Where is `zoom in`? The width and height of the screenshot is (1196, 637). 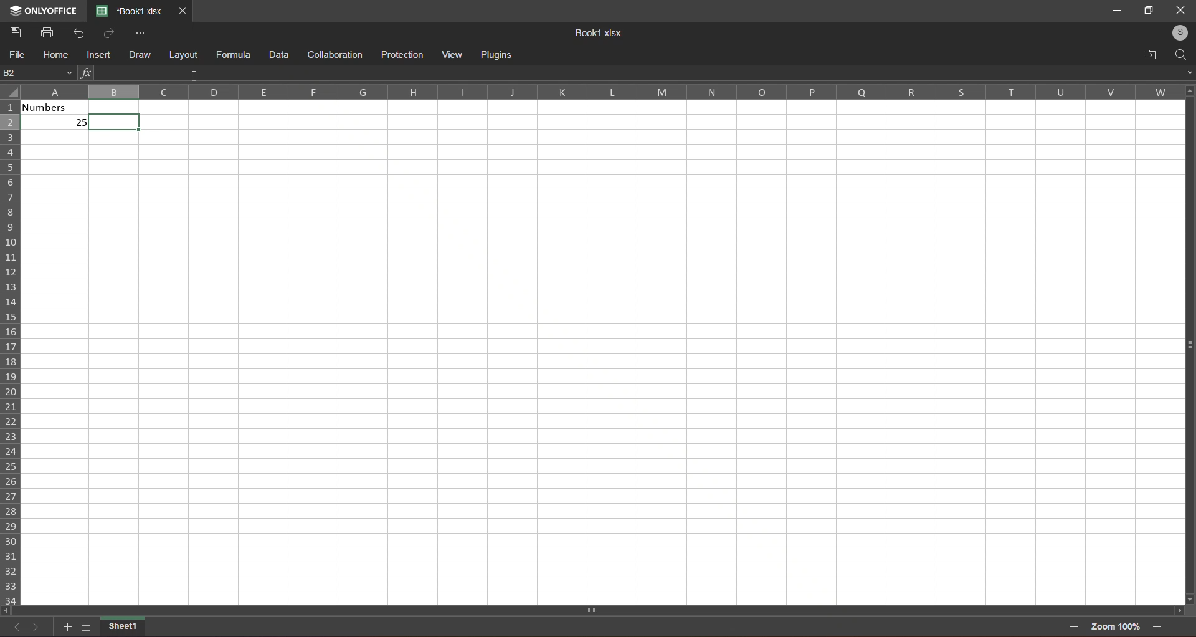
zoom in is located at coordinates (1158, 628).